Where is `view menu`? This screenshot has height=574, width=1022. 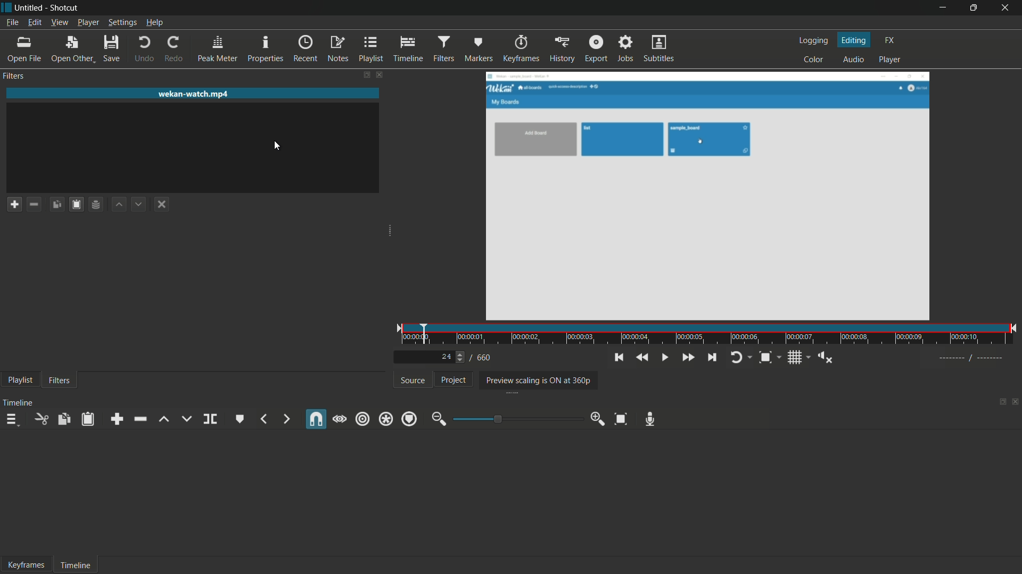
view menu is located at coordinates (59, 22).